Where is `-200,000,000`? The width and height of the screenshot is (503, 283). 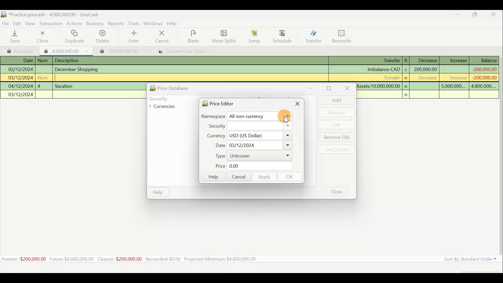 -200,000,000 is located at coordinates (483, 69).